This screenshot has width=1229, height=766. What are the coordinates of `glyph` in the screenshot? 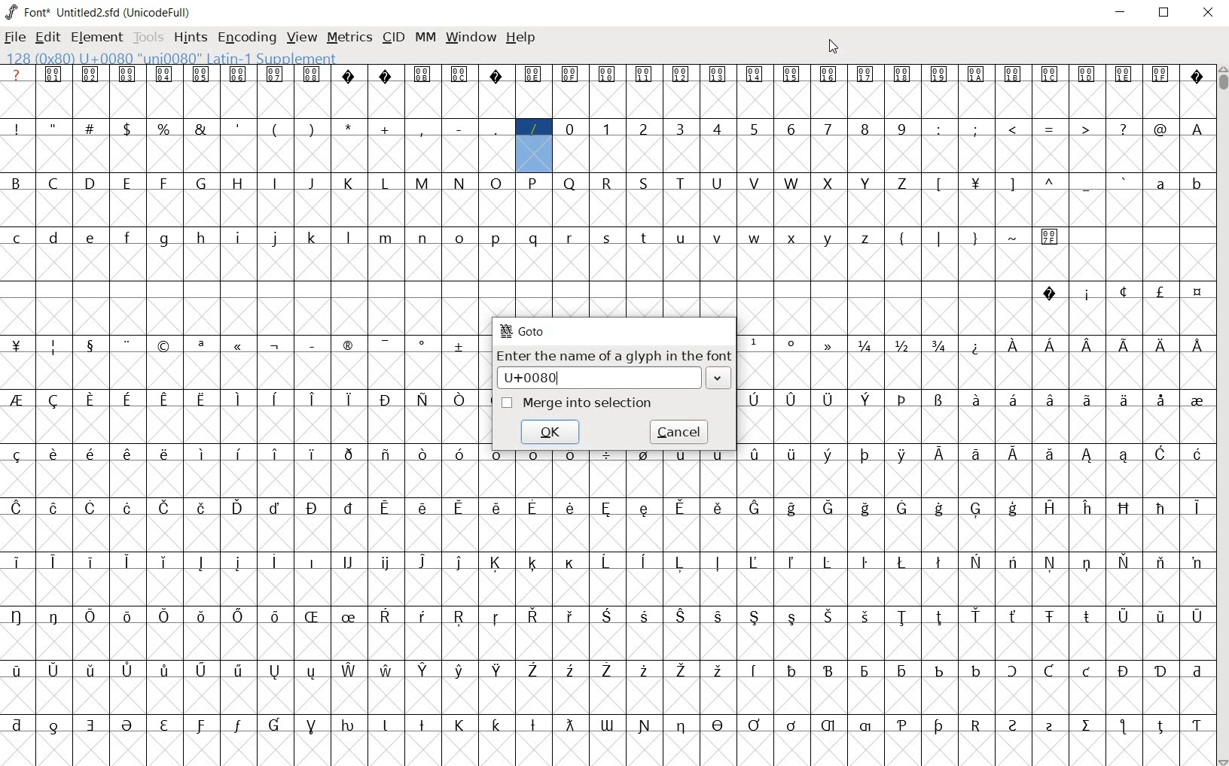 It's located at (274, 454).